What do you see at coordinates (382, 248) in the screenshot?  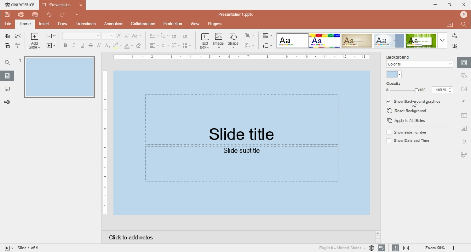 I see `spell check` at bounding box center [382, 248].